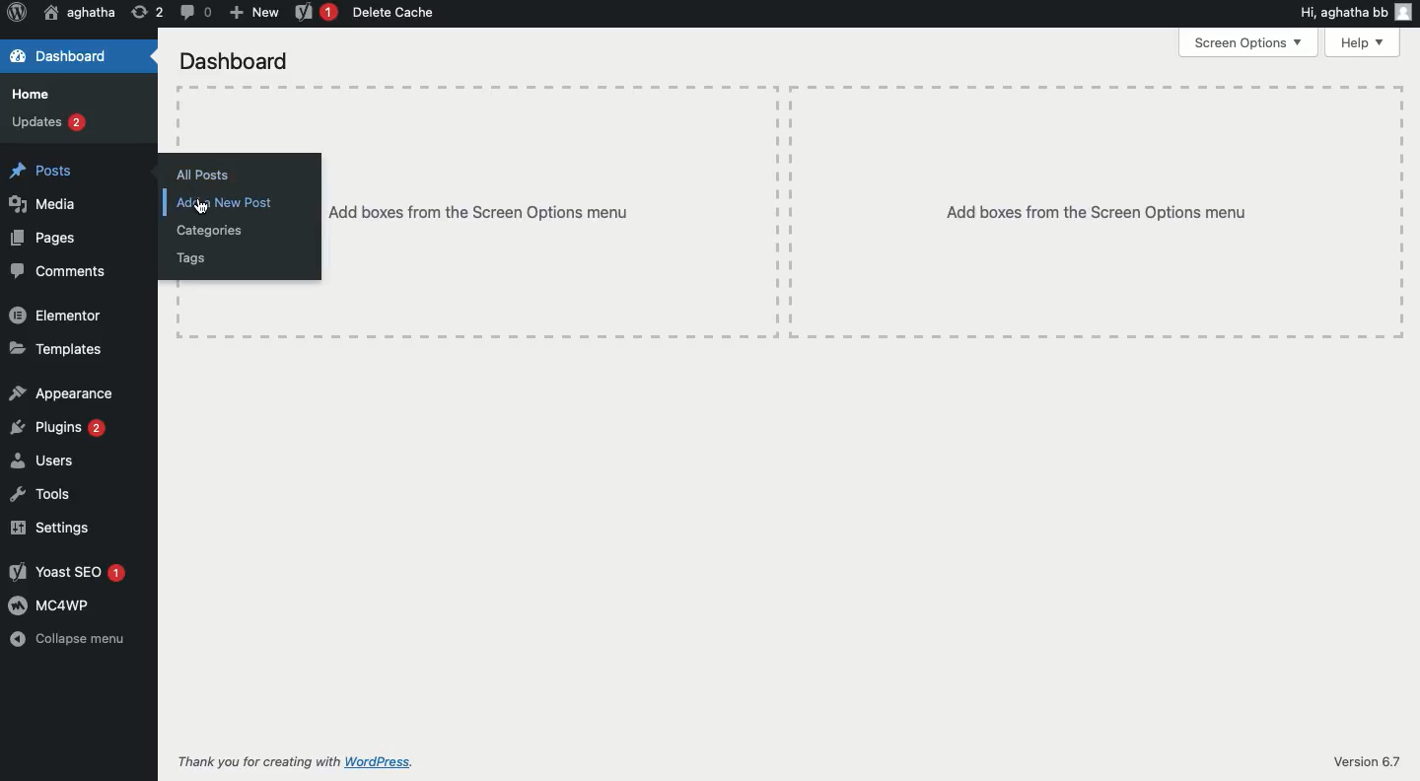 Image resolution: width=1420 pixels, height=781 pixels. Describe the element at coordinates (230, 203) in the screenshot. I see `Add new post` at that location.